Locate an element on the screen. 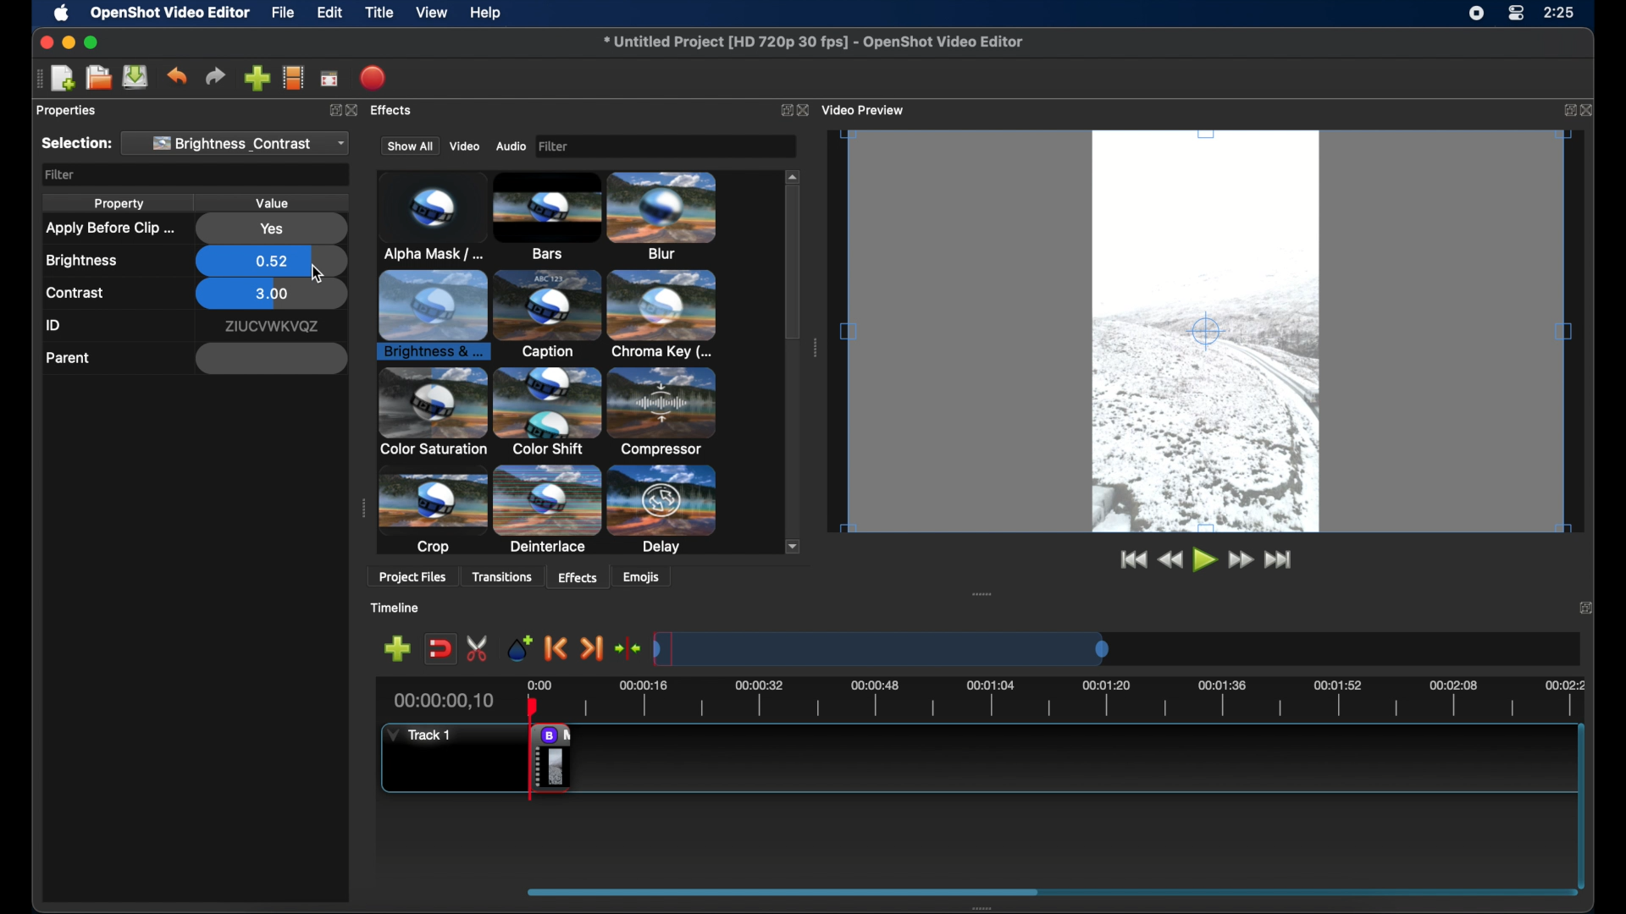 This screenshot has height=914, width=1626. blur is located at coordinates (539, 216).